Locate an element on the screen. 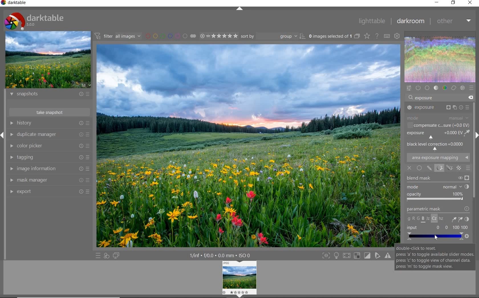 The height and width of the screenshot is (298, 479). minimize is located at coordinates (437, 3).